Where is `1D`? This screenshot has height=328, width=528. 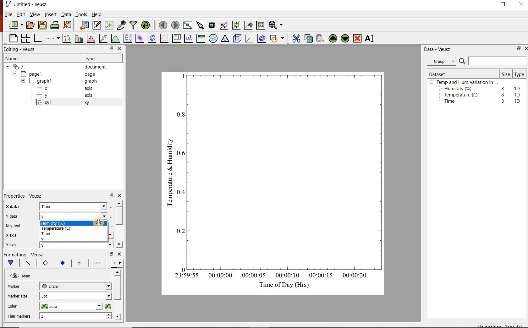 1D is located at coordinates (519, 95).